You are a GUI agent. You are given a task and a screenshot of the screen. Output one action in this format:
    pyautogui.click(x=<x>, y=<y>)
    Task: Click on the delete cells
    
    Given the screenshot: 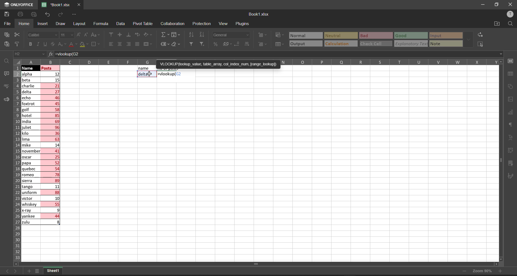 What is the action you would take?
    pyautogui.click(x=261, y=44)
    